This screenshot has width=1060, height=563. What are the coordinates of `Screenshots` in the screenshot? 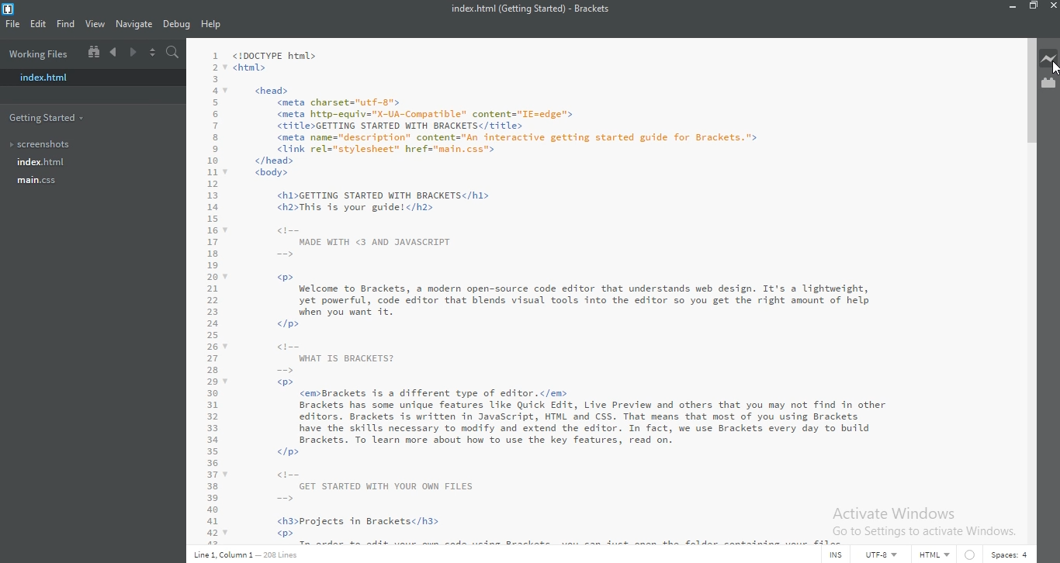 It's located at (45, 146).